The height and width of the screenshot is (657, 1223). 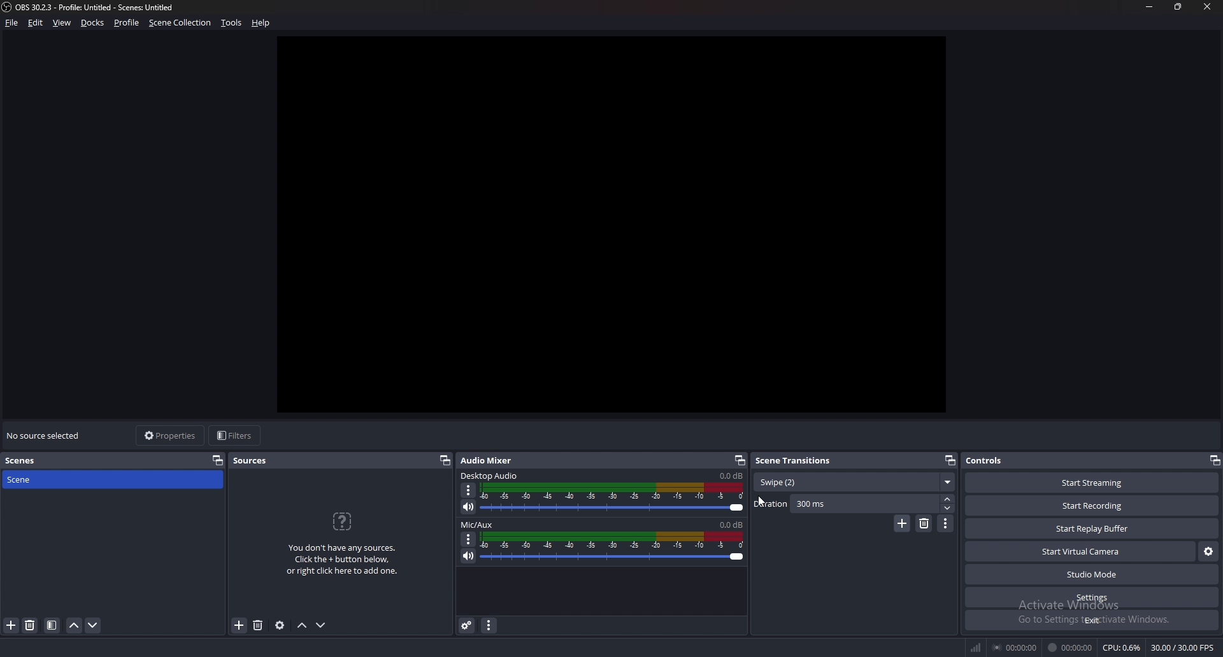 I want to click on transition properties, so click(x=947, y=524).